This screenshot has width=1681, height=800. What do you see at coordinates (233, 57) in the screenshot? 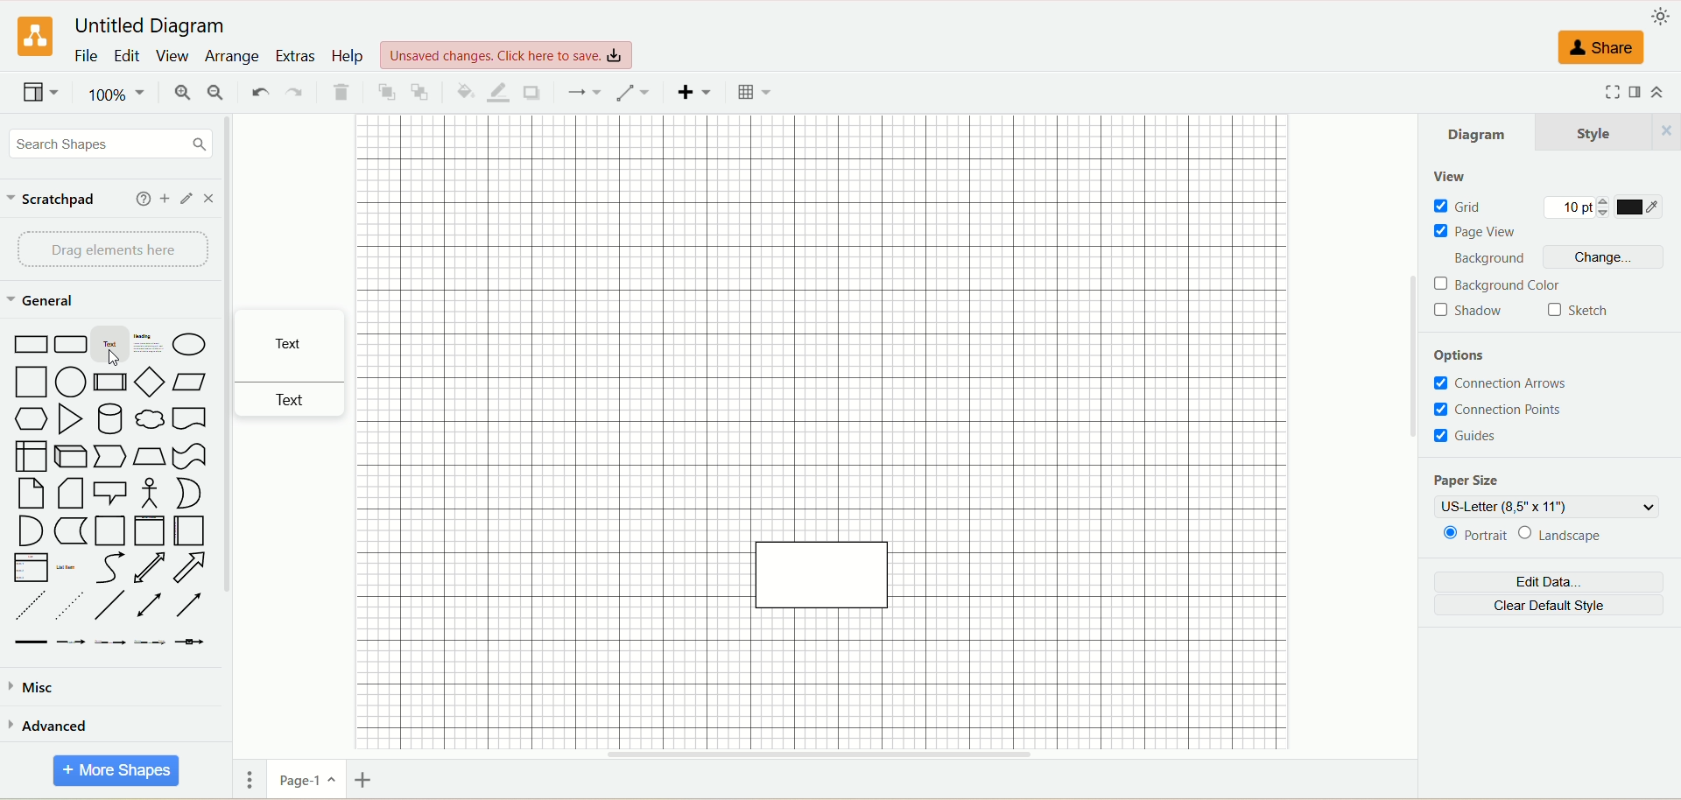
I see `arrange` at bounding box center [233, 57].